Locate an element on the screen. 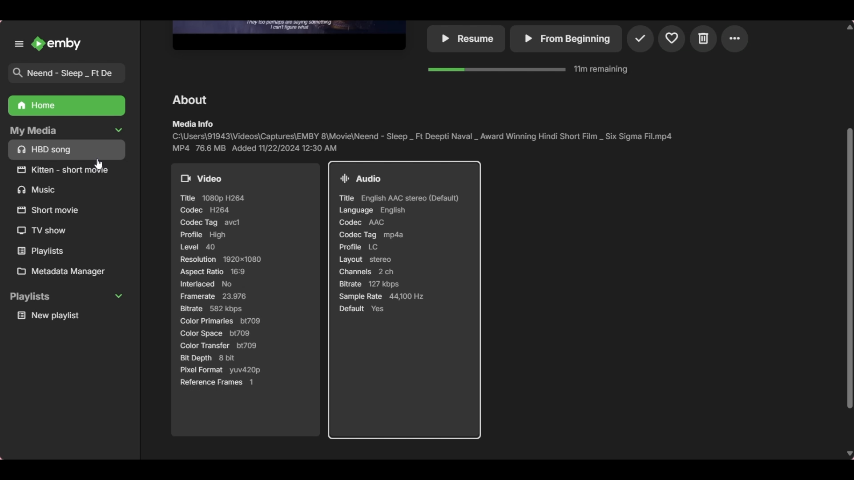 The width and height of the screenshot is (854, 480). Collapse My Media is located at coordinates (65, 130).